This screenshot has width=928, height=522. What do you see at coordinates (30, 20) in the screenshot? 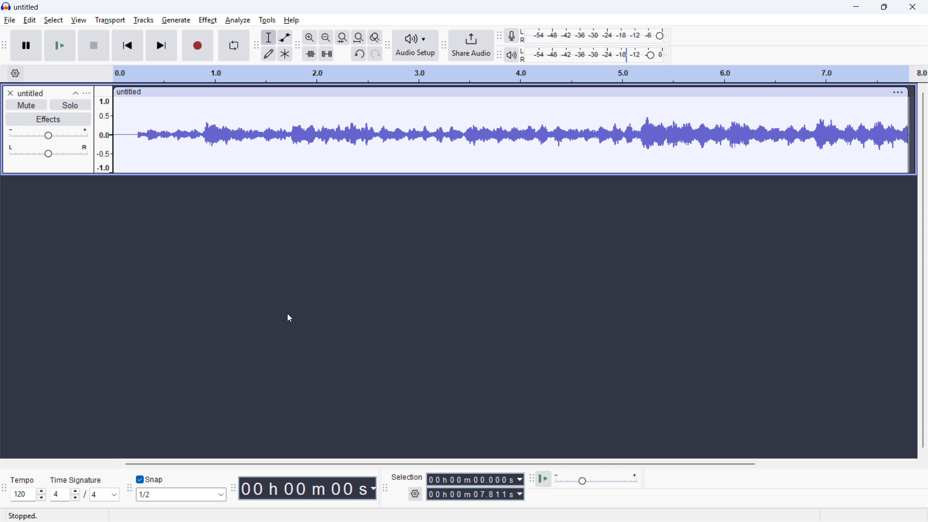
I see `edit` at bounding box center [30, 20].